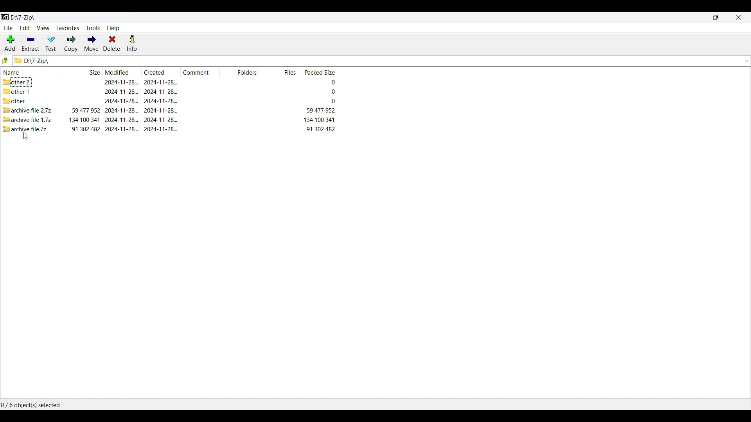  Describe the element at coordinates (68, 28) in the screenshot. I see `Favorites menu` at that location.